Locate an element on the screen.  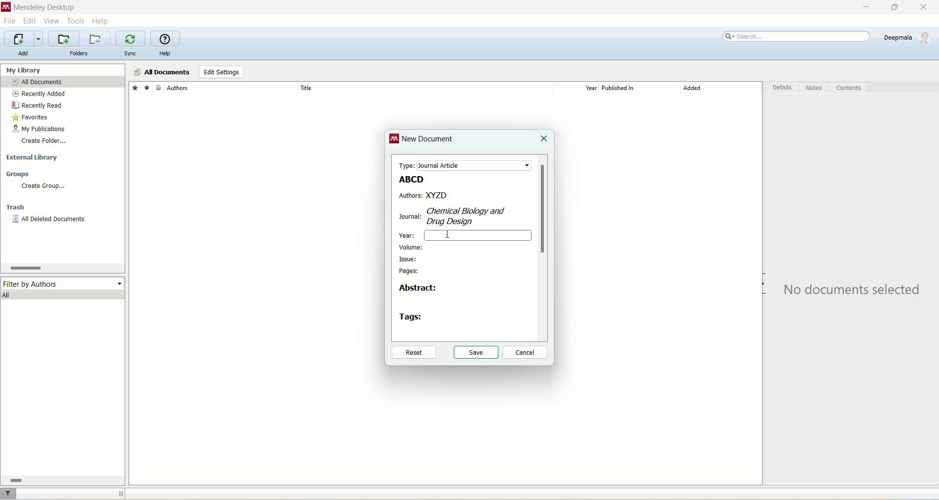
filter by author is located at coordinates (64, 283).